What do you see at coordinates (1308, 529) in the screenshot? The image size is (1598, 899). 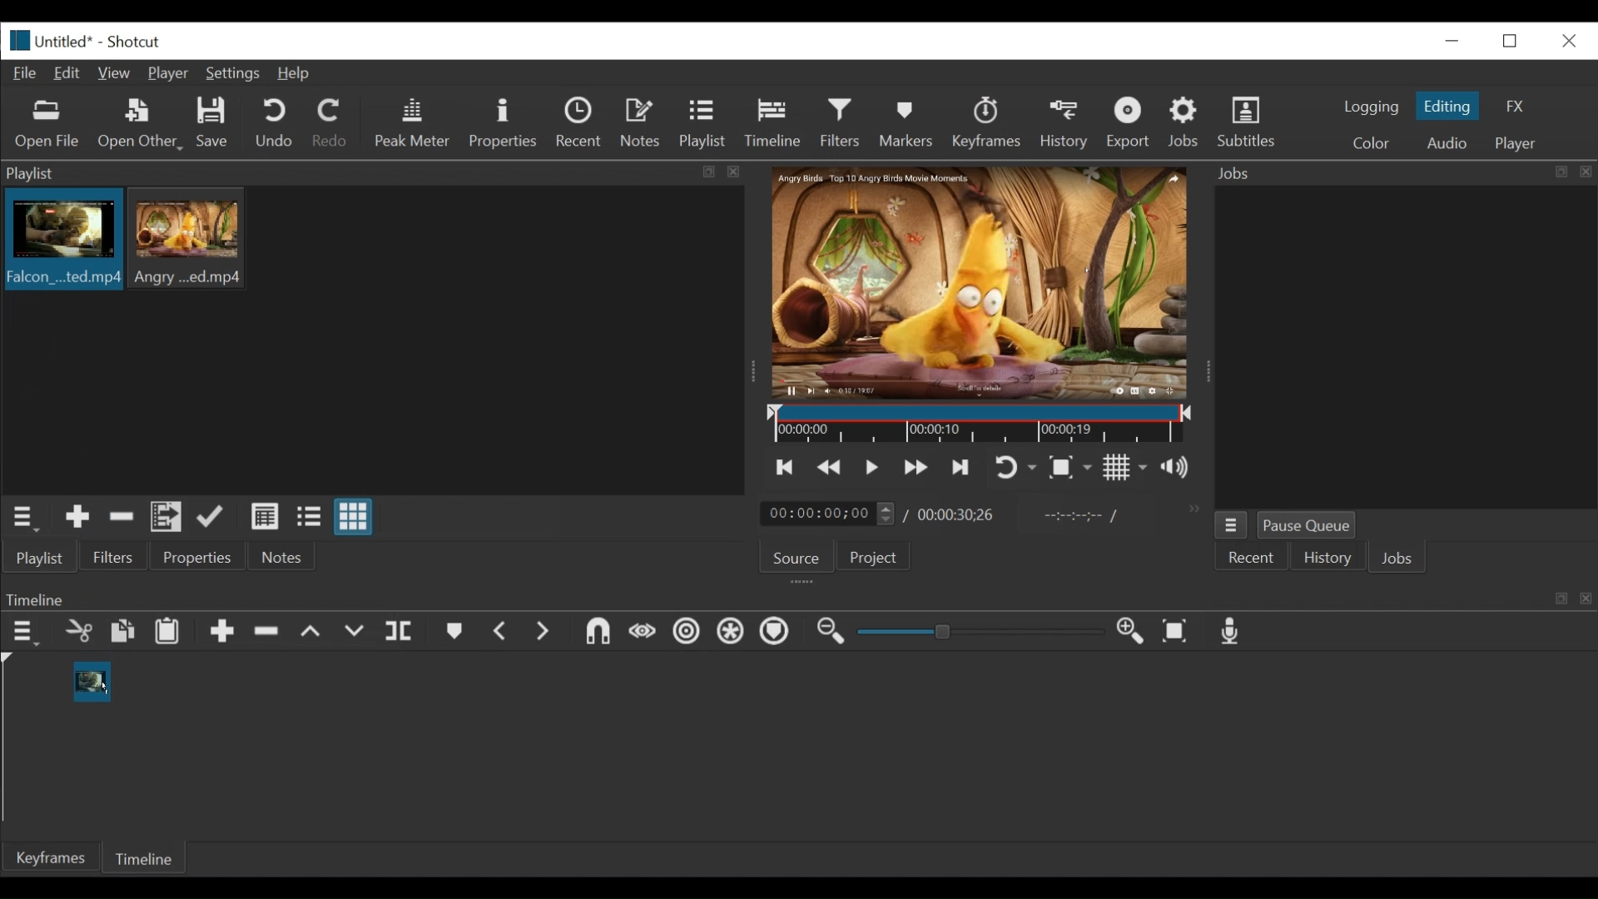 I see `Pause Queue` at bounding box center [1308, 529].